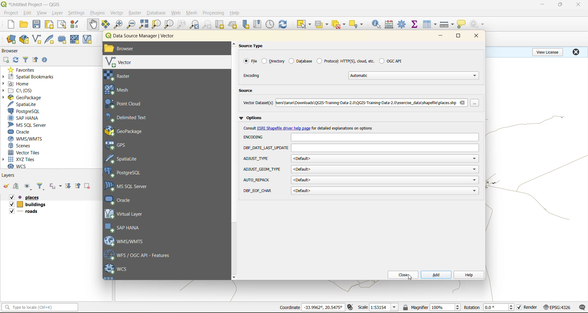  Describe the element at coordinates (561, 5) in the screenshot. I see `maximize` at that location.